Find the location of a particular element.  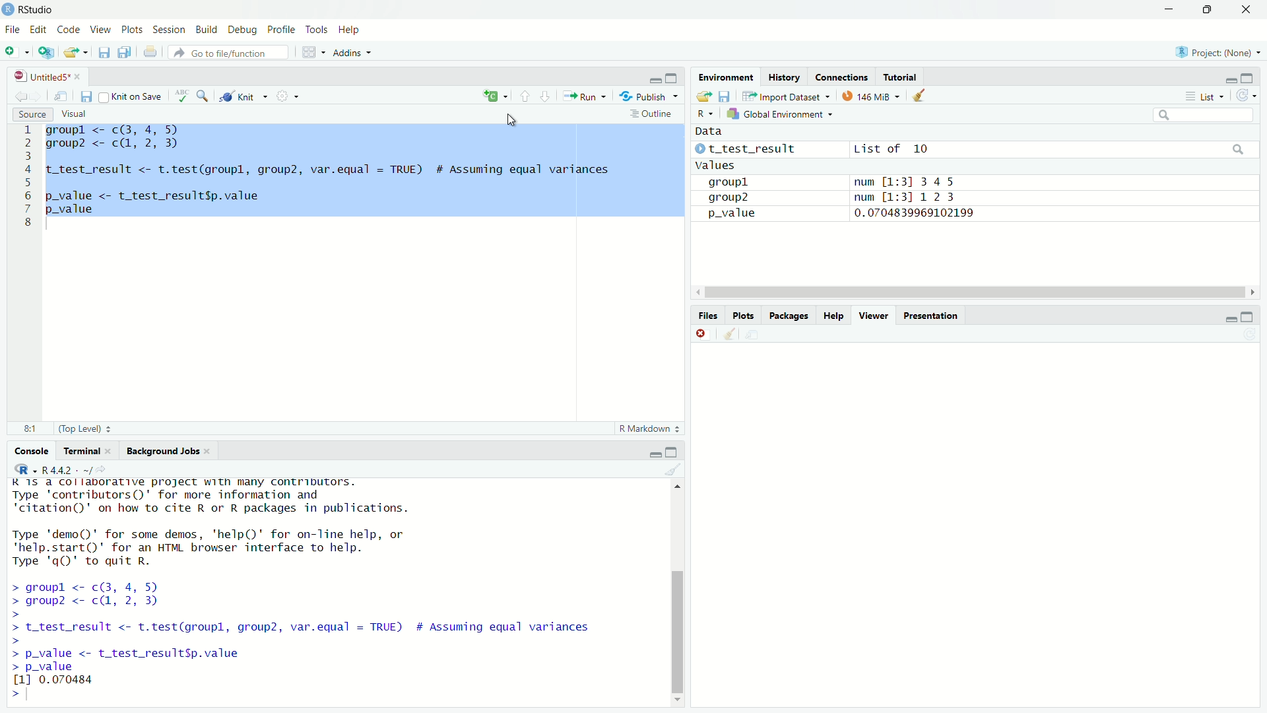

Connections is located at coordinates (841, 77).